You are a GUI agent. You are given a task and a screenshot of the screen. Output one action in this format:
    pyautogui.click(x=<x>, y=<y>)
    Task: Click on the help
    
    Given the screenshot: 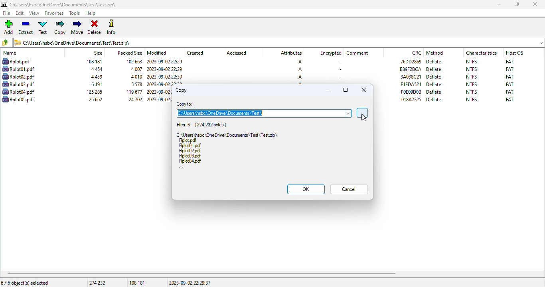 What is the action you would take?
    pyautogui.click(x=91, y=14)
    